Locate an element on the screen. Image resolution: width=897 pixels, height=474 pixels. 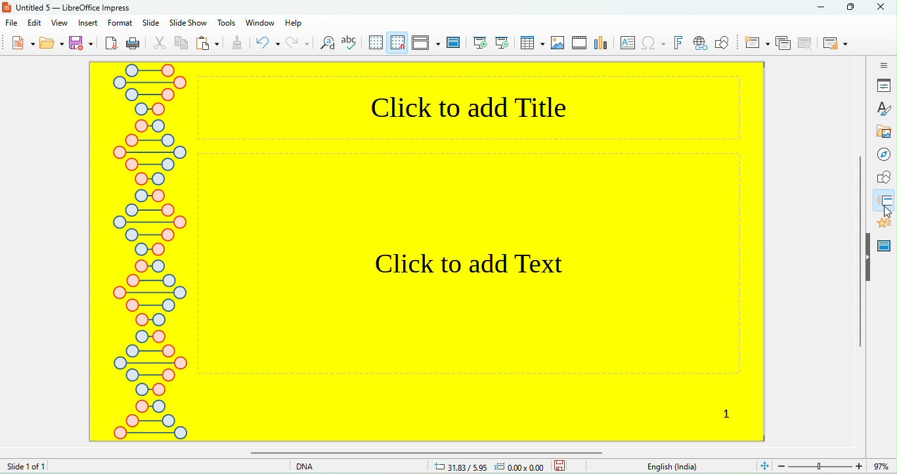
the document has not been modified since the last save is located at coordinates (571, 466).